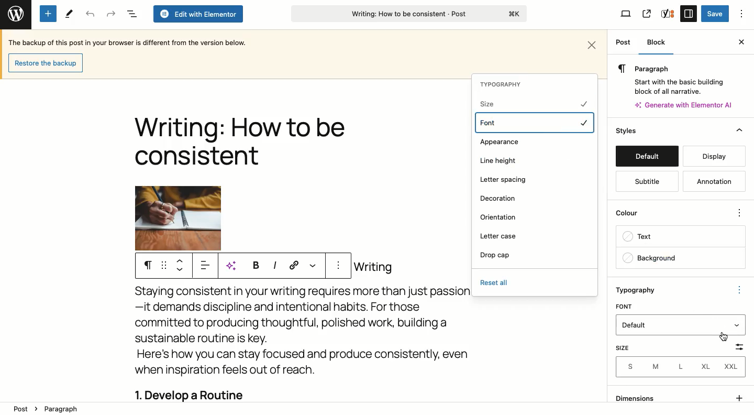 This screenshot has width=754, height=415. I want to click on Scale, so click(739, 305).